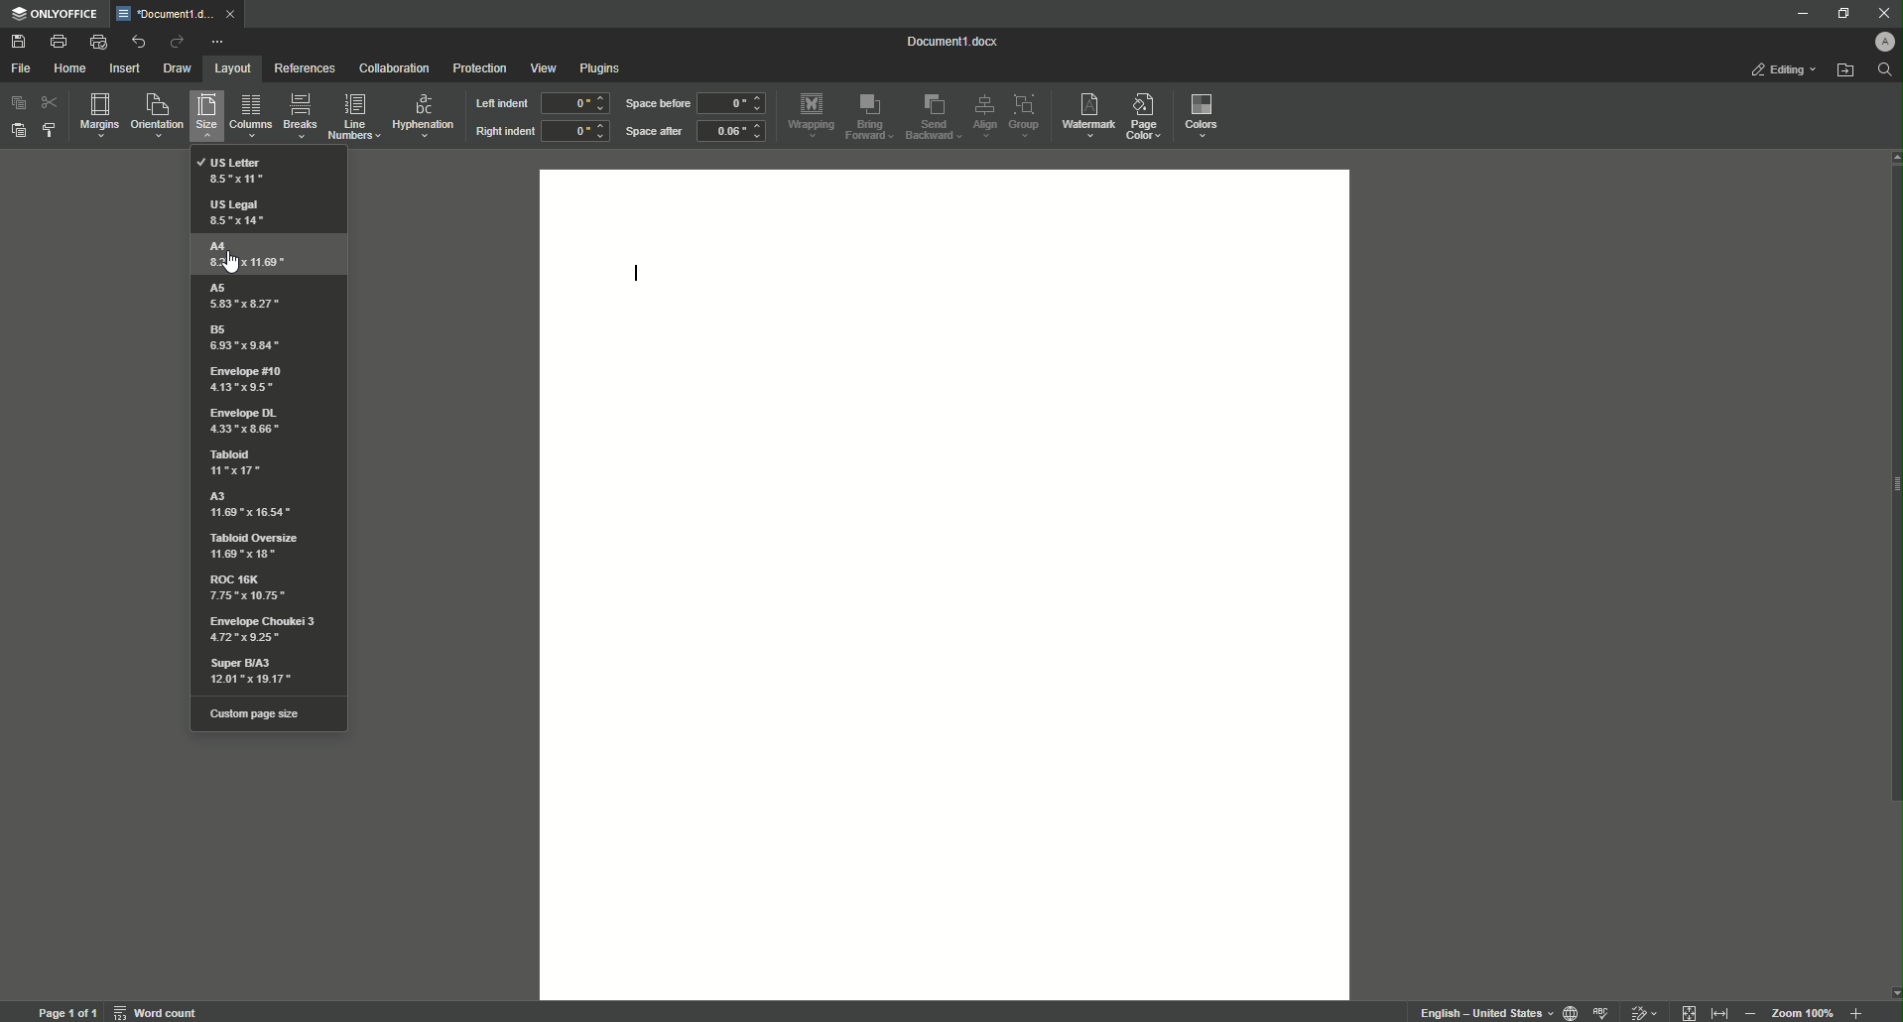  Describe the element at coordinates (175, 14) in the screenshot. I see `Tab 1` at that location.